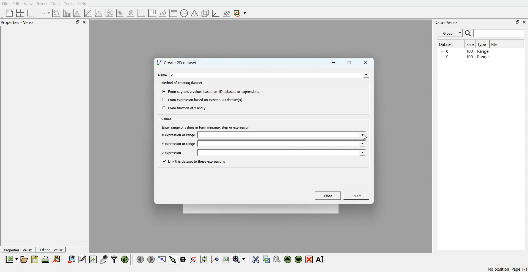 This screenshot has height=272, width=528. I want to click on Histogram of dataset, so click(76, 13).